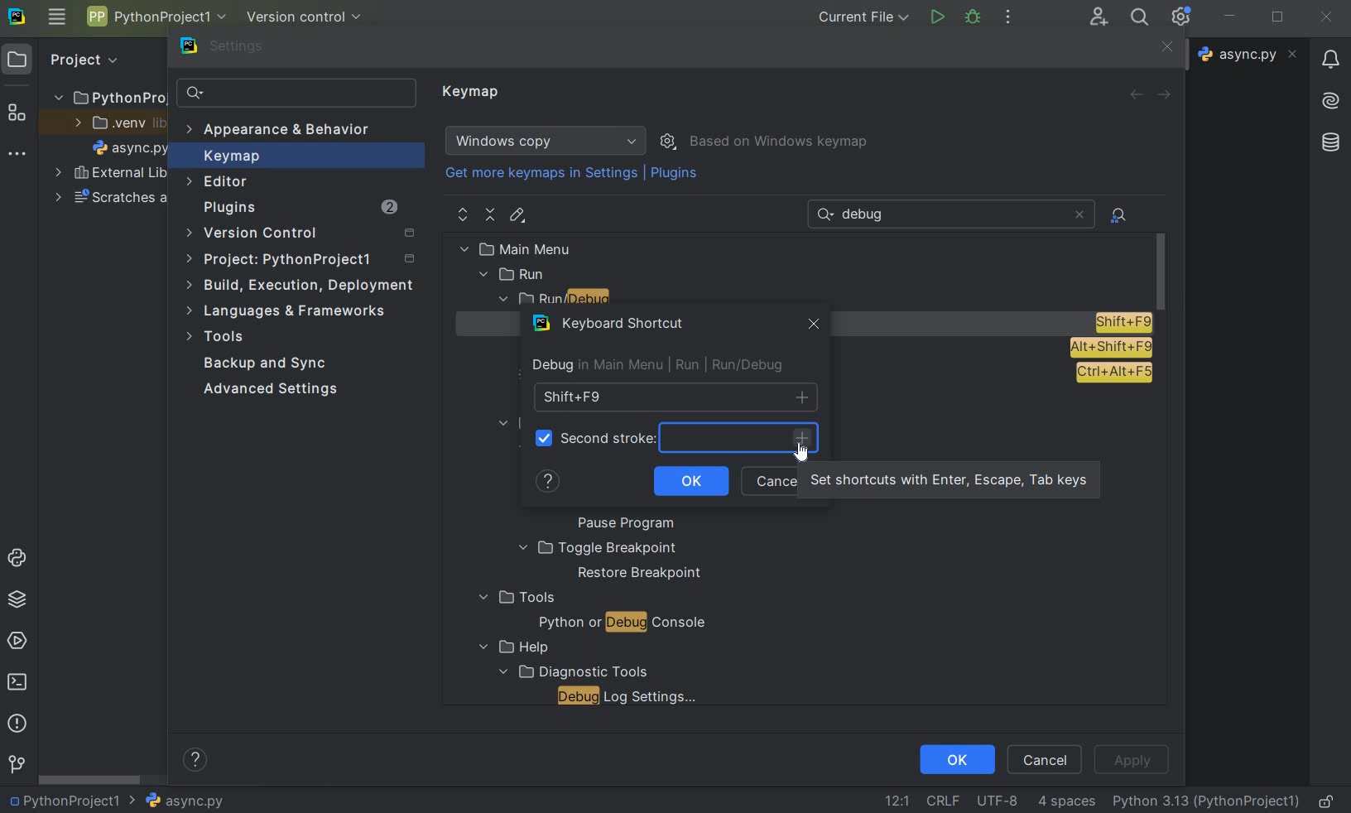  Describe the element at coordinates (1250, 54) in the screenshot. I see `file name` at that location.